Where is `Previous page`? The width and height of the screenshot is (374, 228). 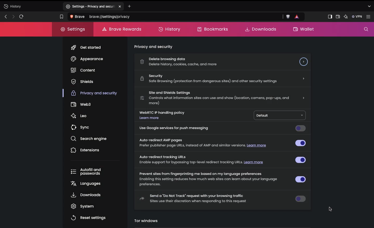
Previous page is located at coordinates (5, 16).